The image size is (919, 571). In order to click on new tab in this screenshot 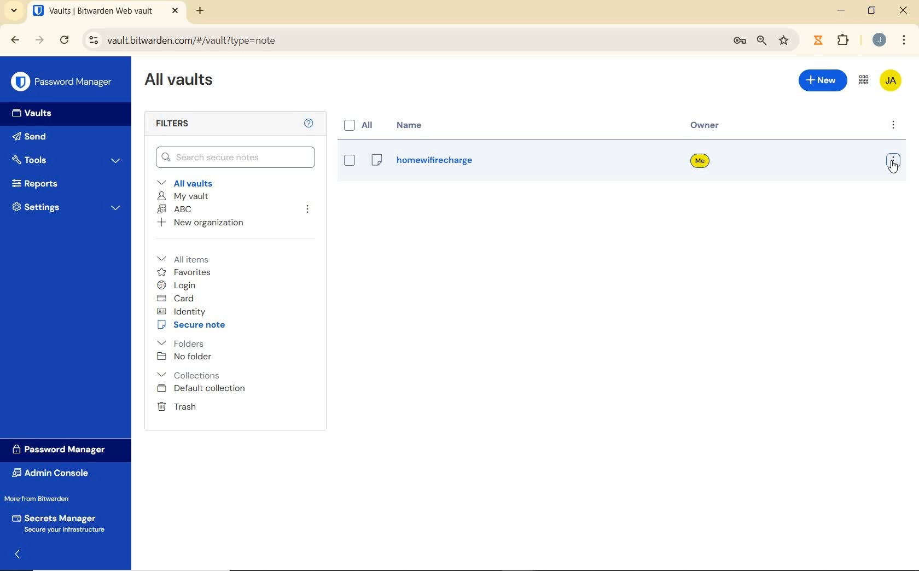, I will do `click(201, 12)`.